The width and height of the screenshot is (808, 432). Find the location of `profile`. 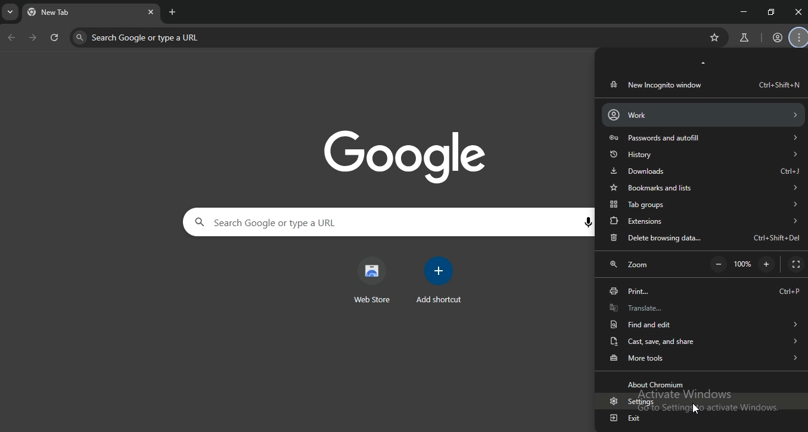

profile is located at coordinates (778, 38).